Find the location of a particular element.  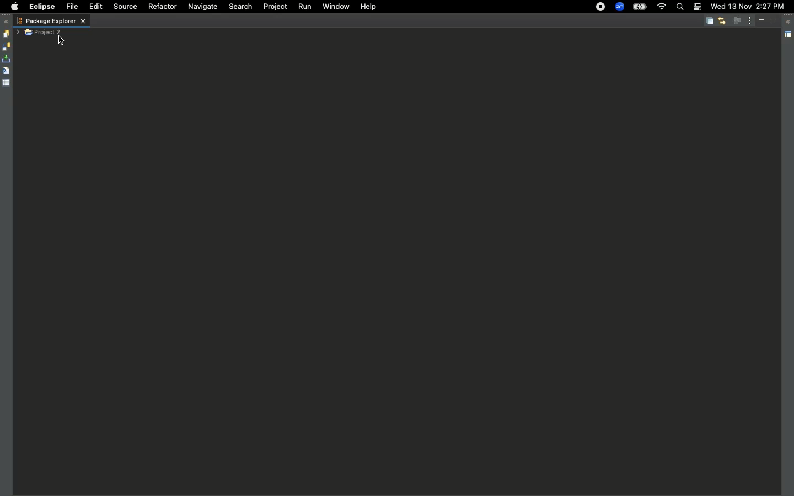

Internet is located at coordinates (661, 7).